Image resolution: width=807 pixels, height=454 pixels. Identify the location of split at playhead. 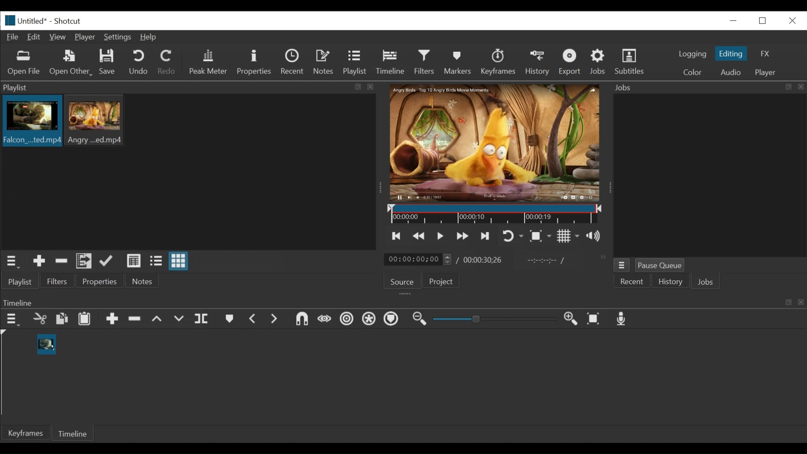
(203, 319).